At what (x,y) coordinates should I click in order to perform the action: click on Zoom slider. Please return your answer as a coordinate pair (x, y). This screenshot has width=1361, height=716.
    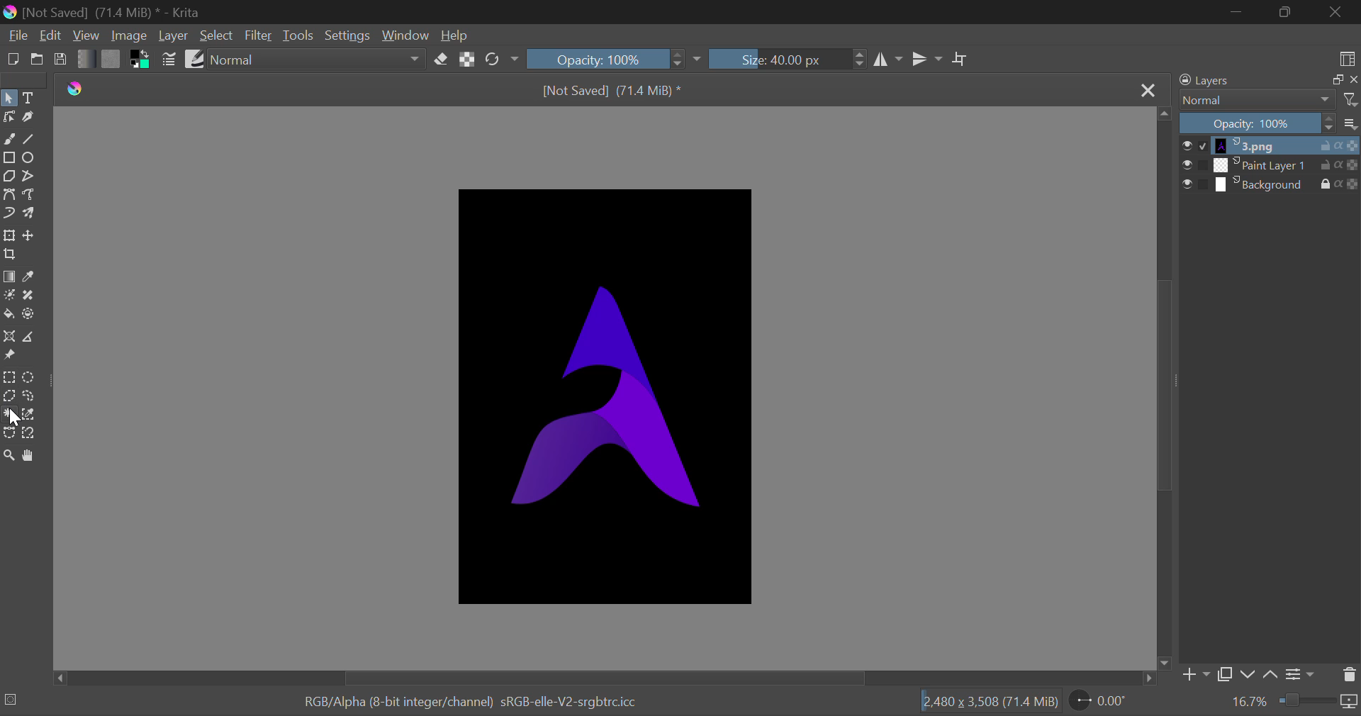
    Looking at the image, I should click on (1306, 700).